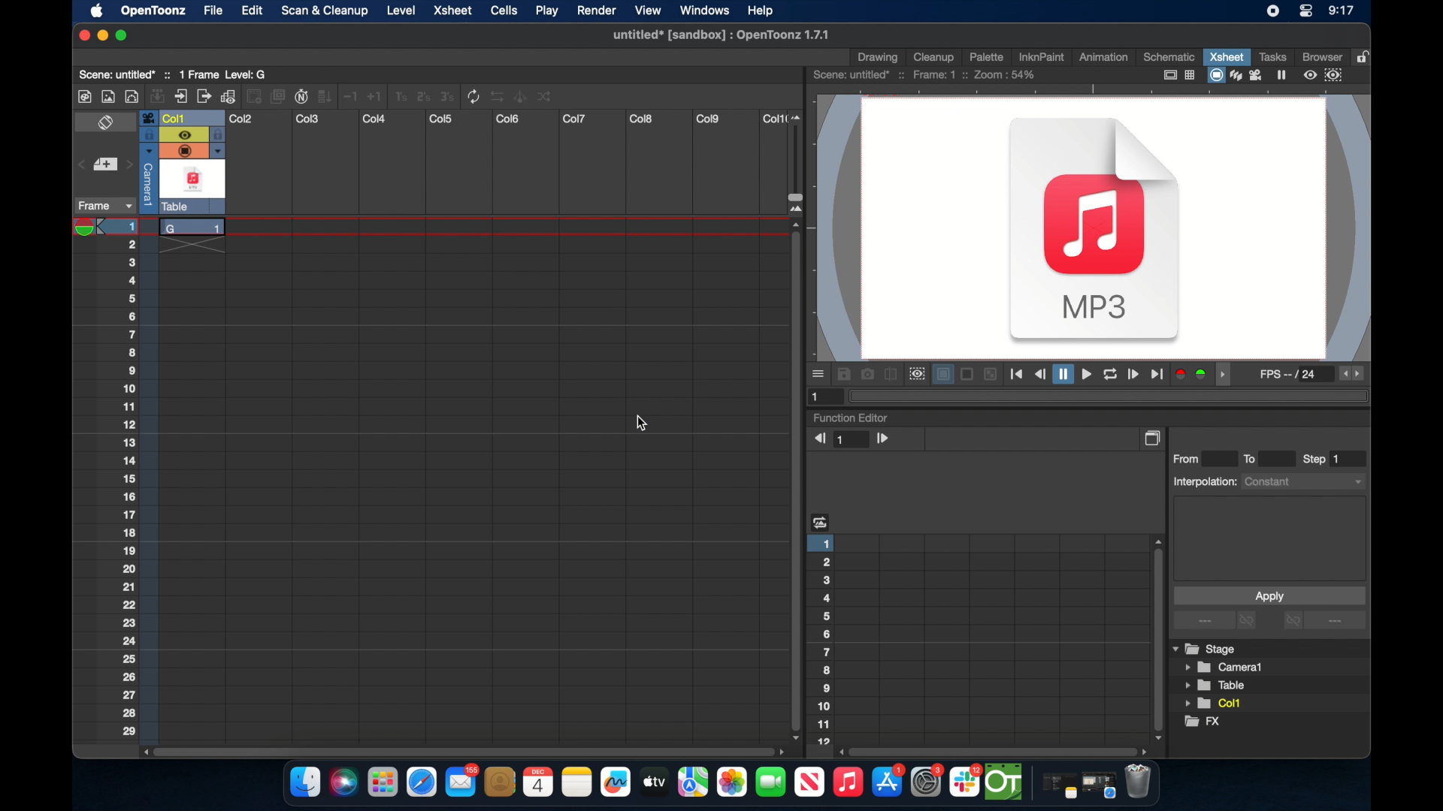 The height and width of the screenshot is (811, 1443). I want to click on preview, so click(915, 374).